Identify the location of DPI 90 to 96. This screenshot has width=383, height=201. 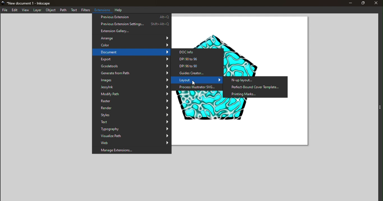
(199, 60).